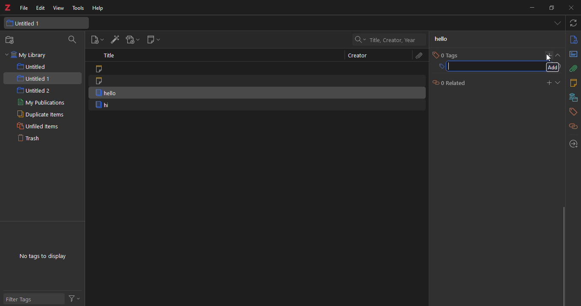 Image resolution: width=581 pixels, height=306 pixels. Describe the element at coordinates (28, 55) in the screenshot. I see `my library` at that location.